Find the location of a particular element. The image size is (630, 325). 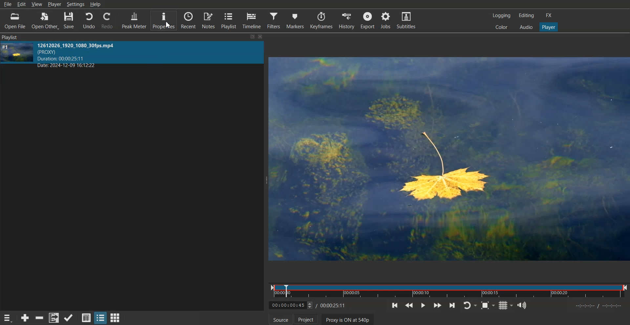

Cursor is located at coordinates (168, 25).